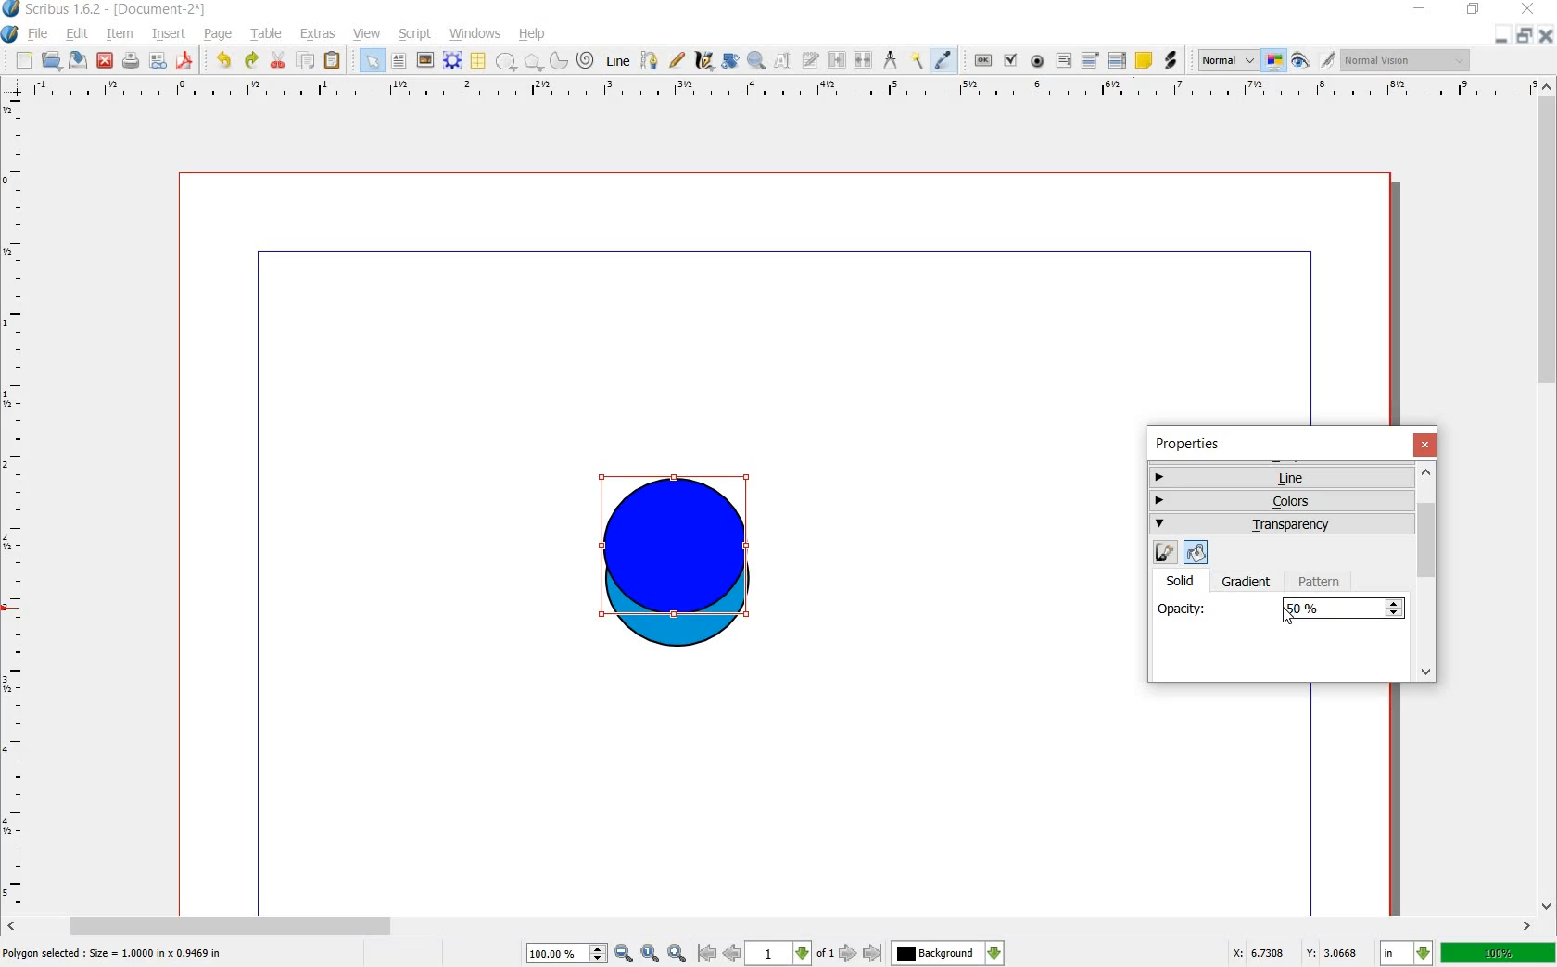 The image size is (1557, 967). What do you see at coordinates (50, 60) in the screenshot?
I see `open` at bounding box center [50, 60].